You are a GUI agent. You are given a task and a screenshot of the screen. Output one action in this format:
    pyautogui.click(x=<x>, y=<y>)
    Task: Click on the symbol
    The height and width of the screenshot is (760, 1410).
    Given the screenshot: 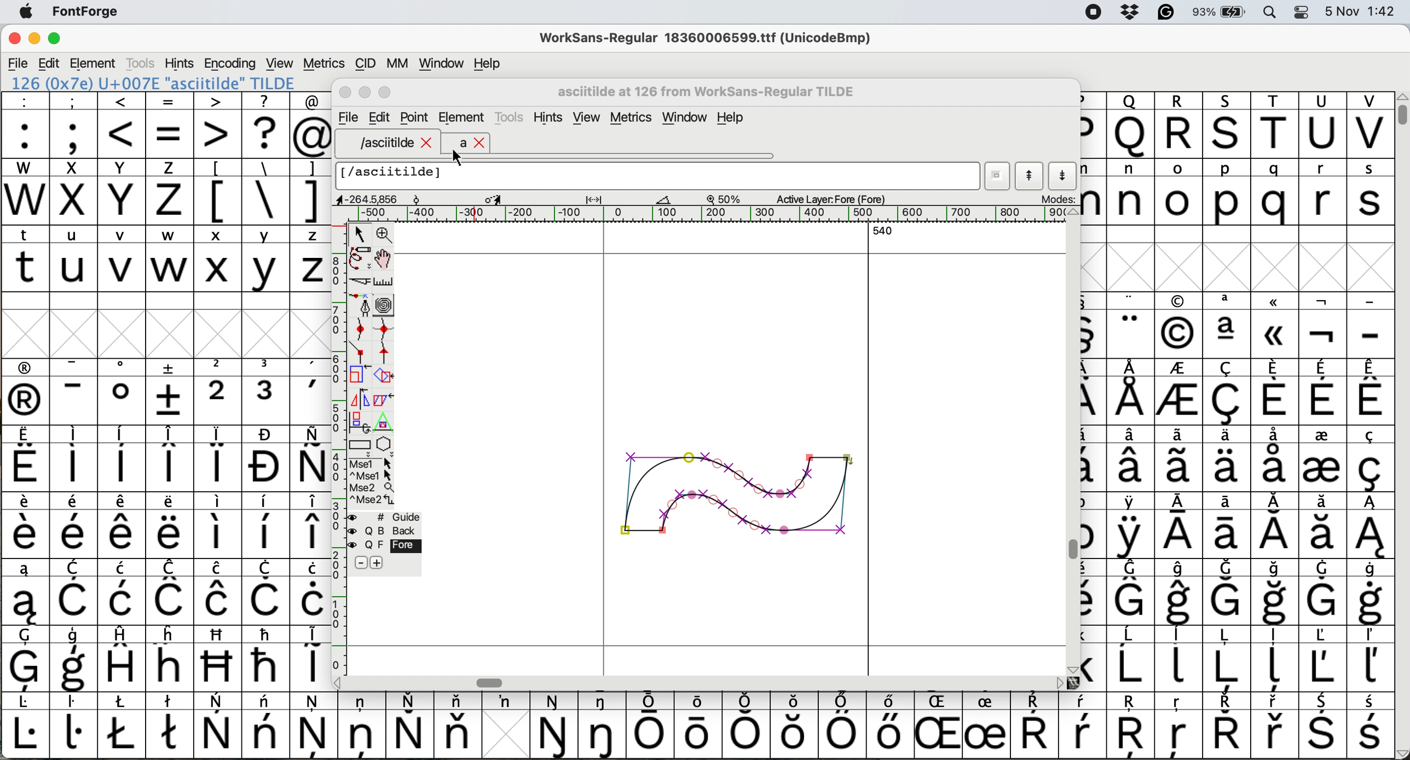 What is the action you would take?
    pyautogui.click(x=313, y=592)
    